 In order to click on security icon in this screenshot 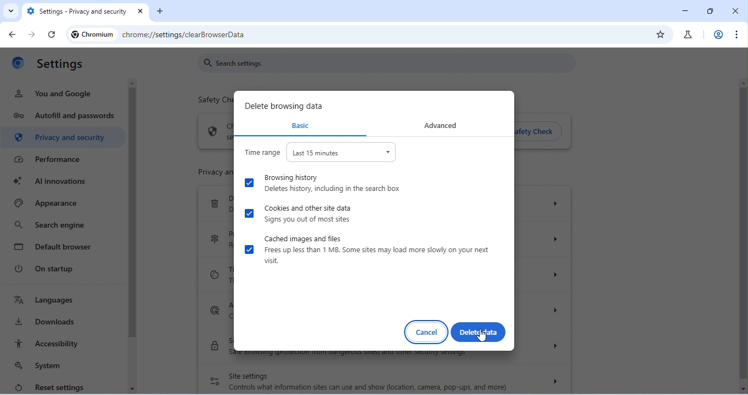, I will do `click(215, 345)`.